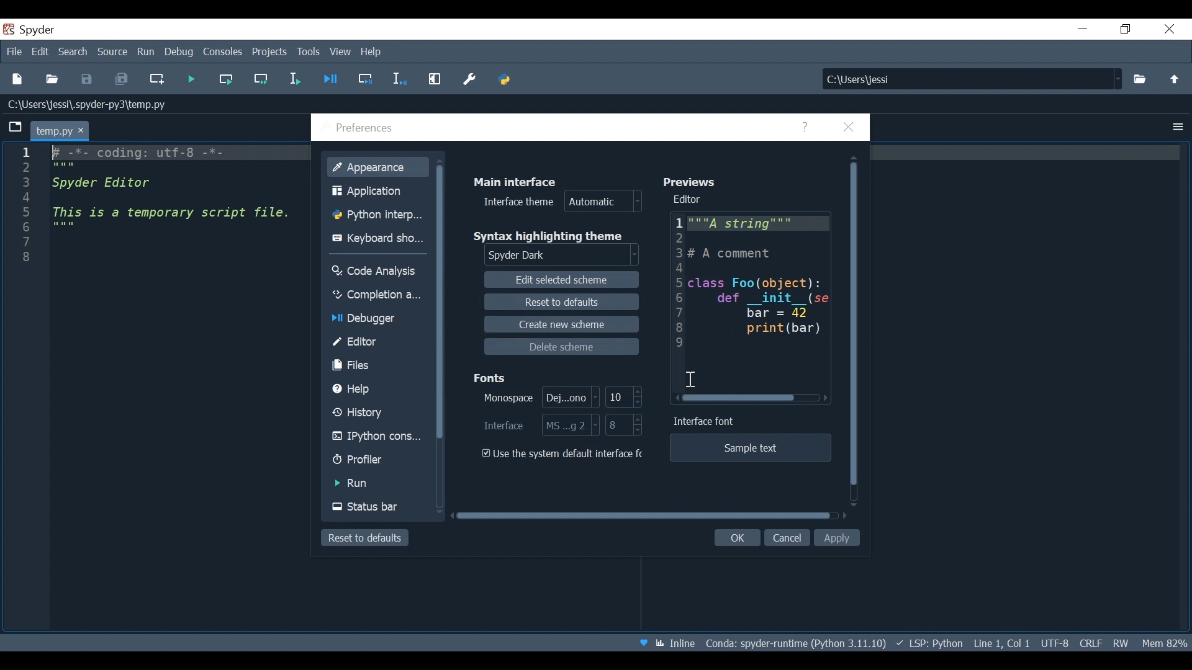 This screenshot has height=670, width=1192. What do you see at coordinates (307, 52) in the screenshot?
I see `Tools` at bounding box center [307, 52].